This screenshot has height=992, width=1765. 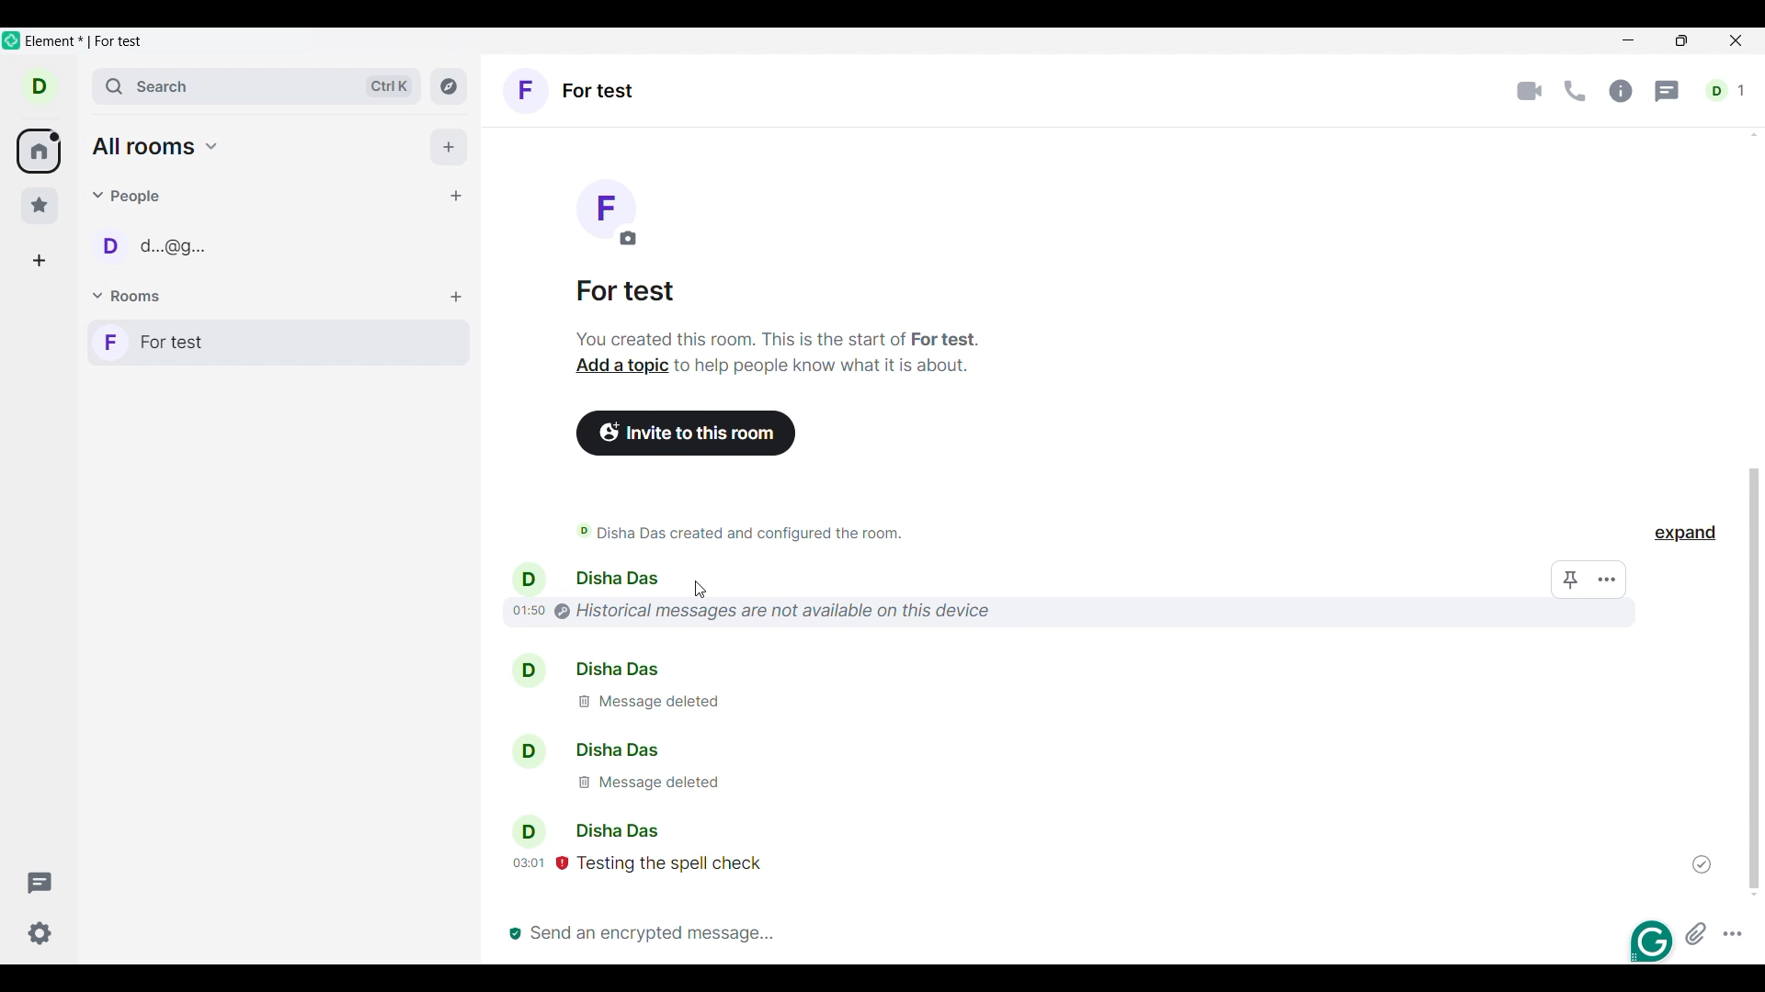 I want to click on Attachment, so click(x=1696, y=933).